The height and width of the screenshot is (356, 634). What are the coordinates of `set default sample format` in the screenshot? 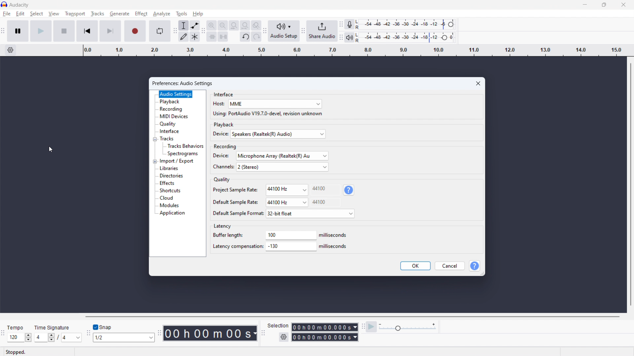 It's located at (310, 214).